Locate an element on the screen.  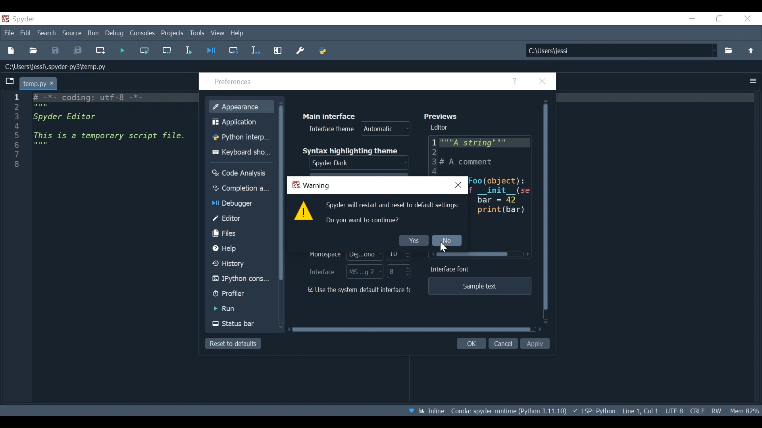
Horizontal Scroll bar is located at coordinates (473, 254).